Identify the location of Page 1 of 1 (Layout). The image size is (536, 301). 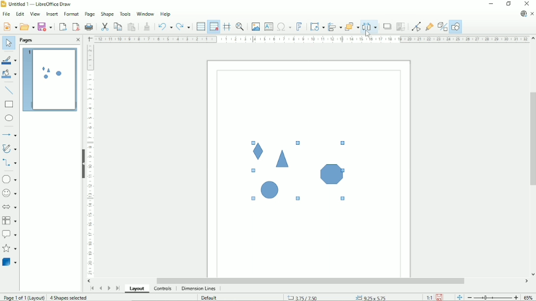
(24, 297).